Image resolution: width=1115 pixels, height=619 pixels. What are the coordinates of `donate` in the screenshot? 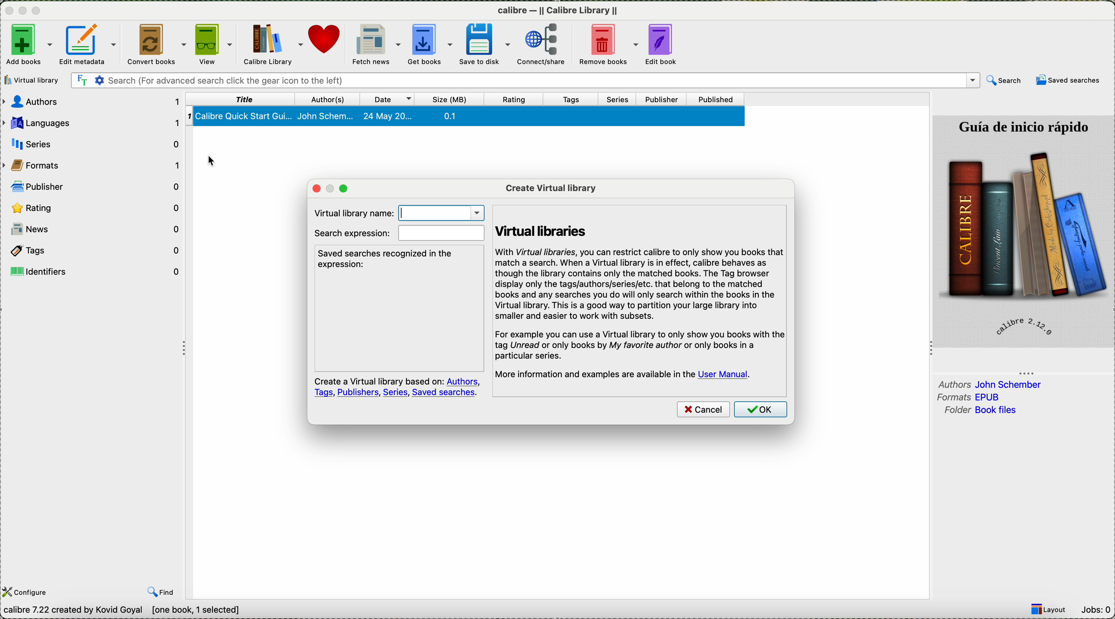 It's located at (328, 45).